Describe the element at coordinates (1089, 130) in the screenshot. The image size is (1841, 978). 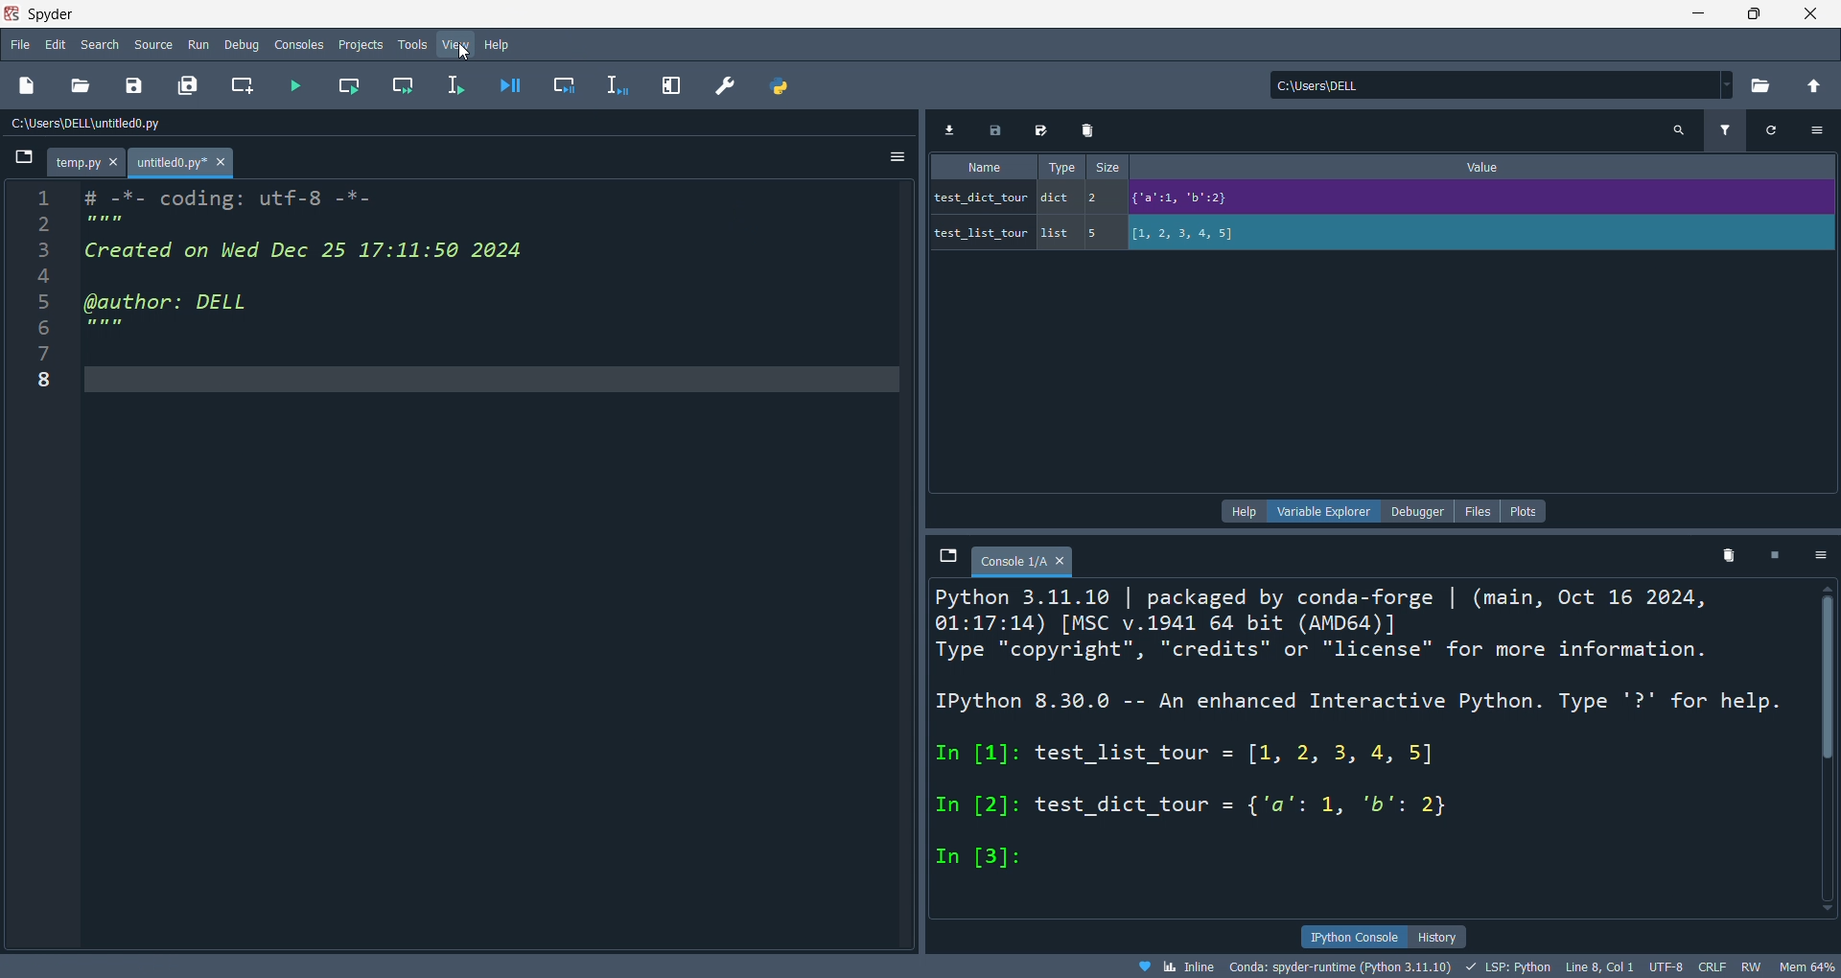
I see `delete` at that location.